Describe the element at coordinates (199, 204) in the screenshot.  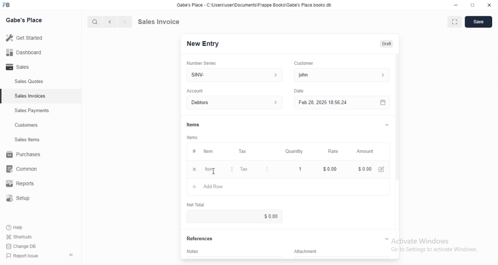
I see `‘Net Total` at that location.